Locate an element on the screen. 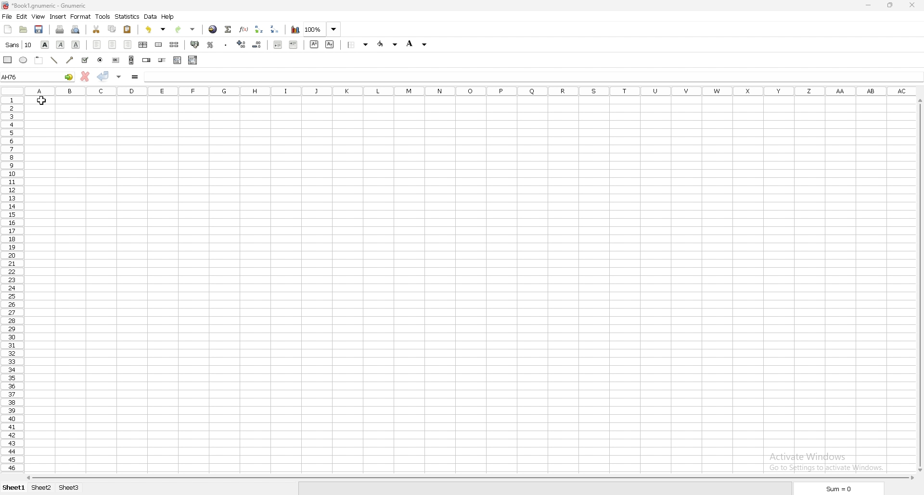 The height and width of the screenshot is (495, 924). print is located at coordinates (60, 29).